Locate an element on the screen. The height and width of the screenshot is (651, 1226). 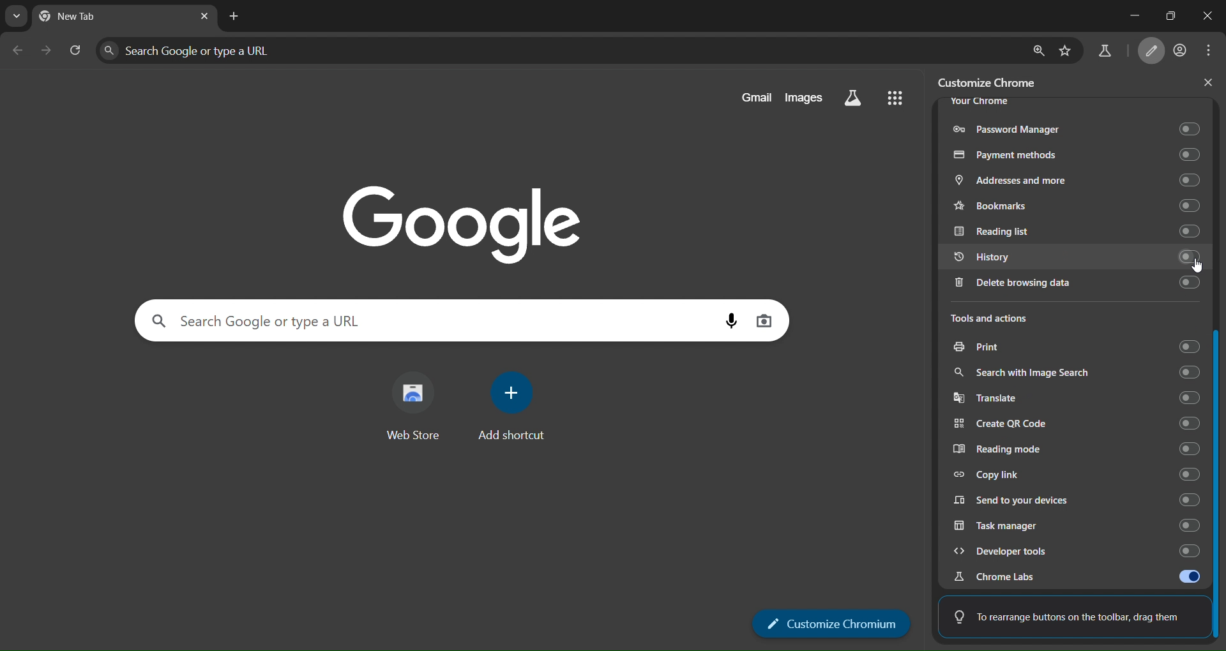
go back one page is located at coordinates (18, 50).